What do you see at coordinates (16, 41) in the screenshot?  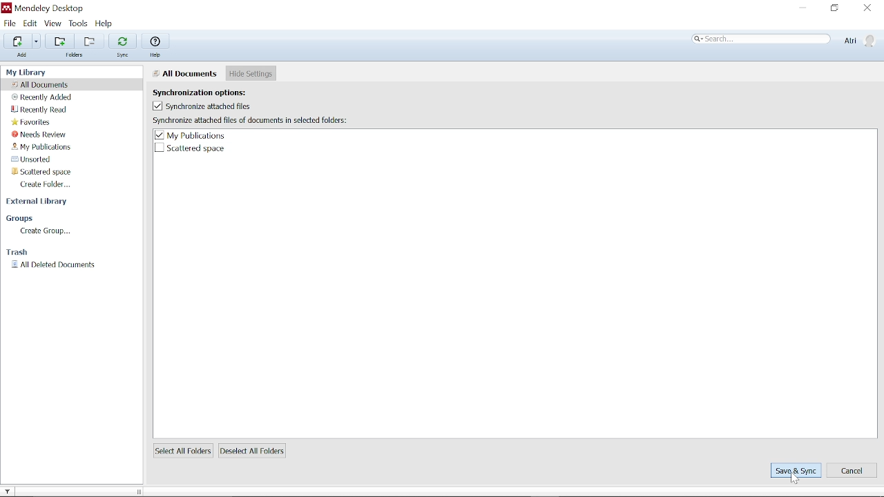 I see `Add files` at bounding box center [16, 41].